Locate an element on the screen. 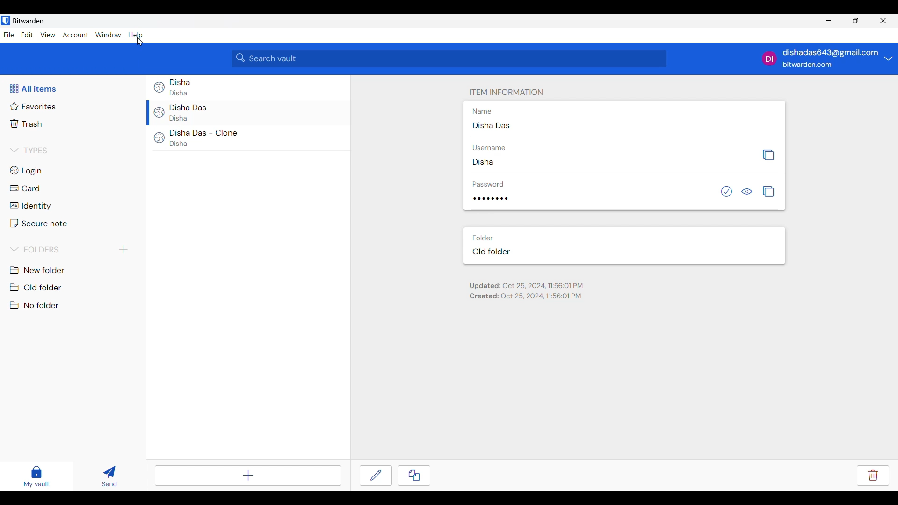 This screenshot has width=898, height=505. Add new folder is located at coordinates (123, 250).